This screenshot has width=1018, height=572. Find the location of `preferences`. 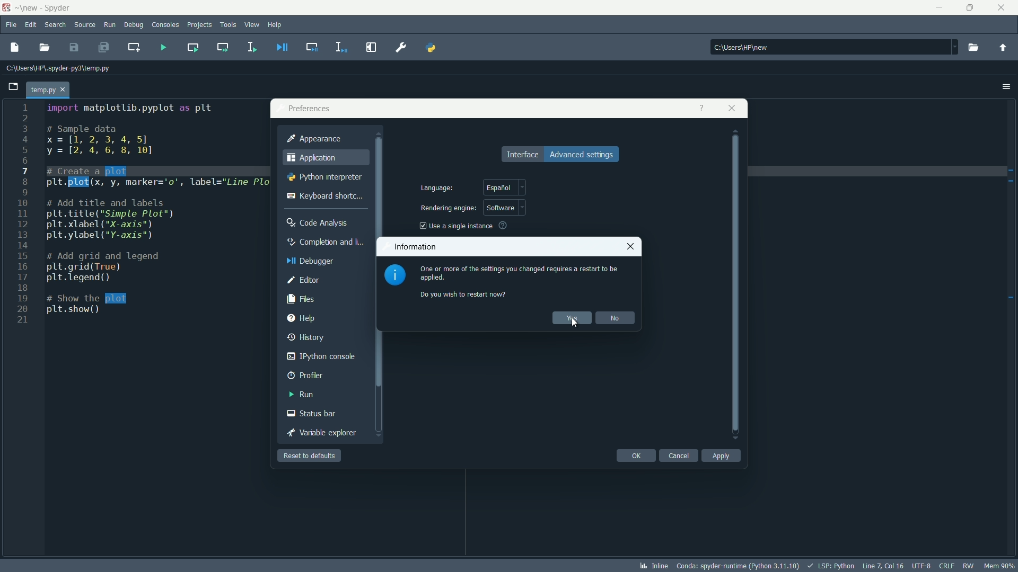

preferences is located at coordinates (310, 109).